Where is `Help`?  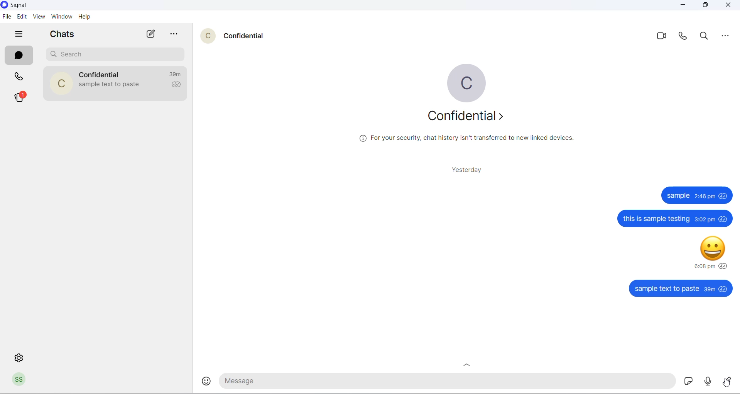
Help is located at coordinates (85, 17).